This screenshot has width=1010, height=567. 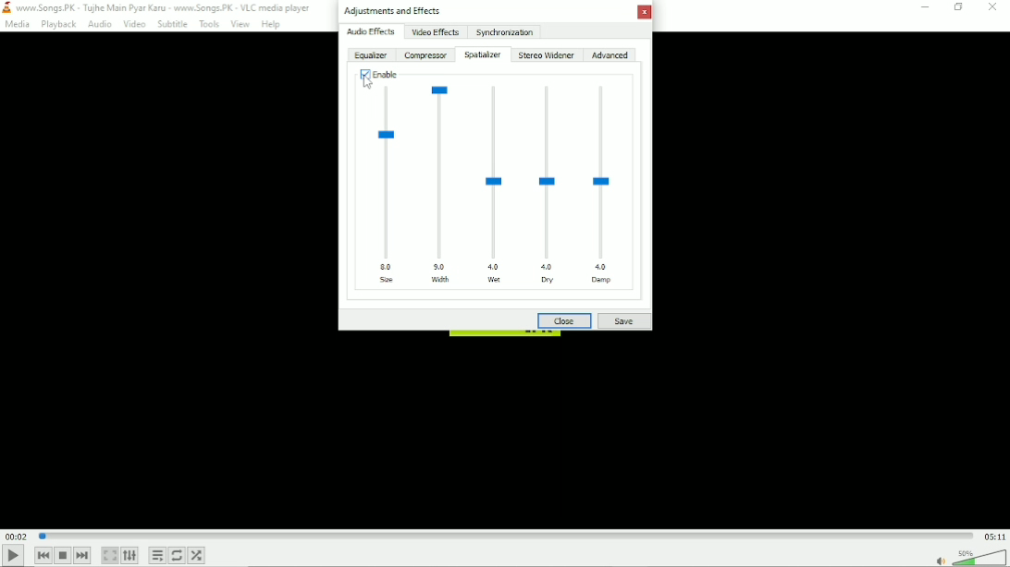 I want to click on Toggle video in fullscreen, so click(x=110, y=556).